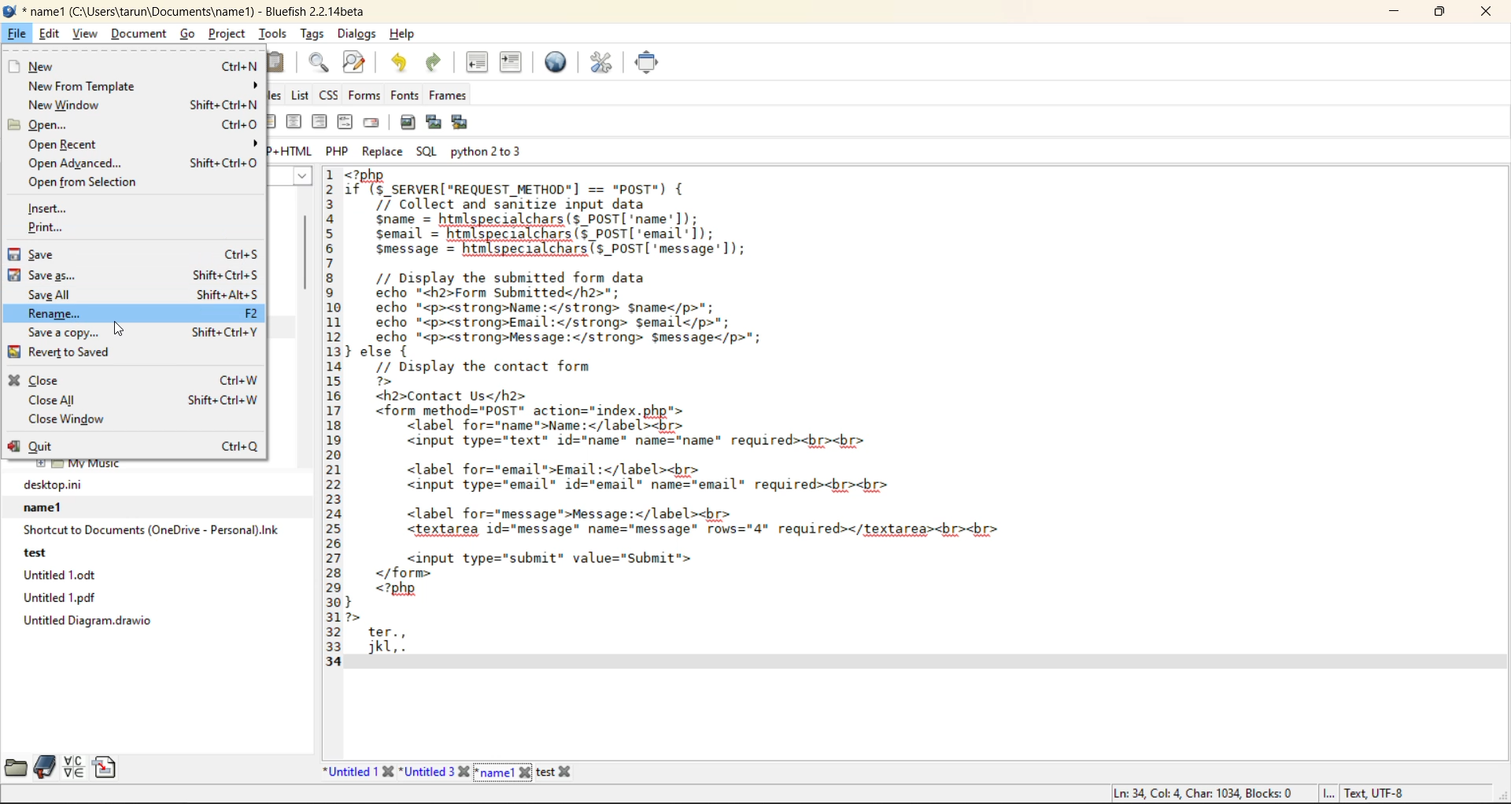  Describe the element at coordinates (404, 95) in the screenshot. I see `fonts ` at that location.